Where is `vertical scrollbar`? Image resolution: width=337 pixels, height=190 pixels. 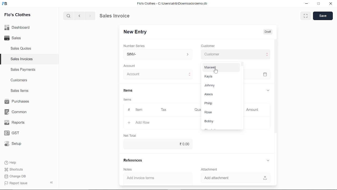
vertical scrollbar is located at coordinates (241, 65).